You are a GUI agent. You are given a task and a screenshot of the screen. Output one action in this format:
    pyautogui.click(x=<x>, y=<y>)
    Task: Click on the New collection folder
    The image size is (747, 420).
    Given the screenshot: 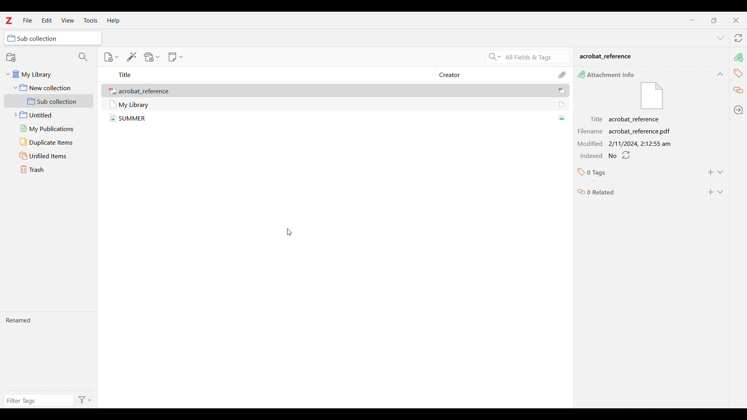 What is the action you would take?
    pyautogui.click(x=48, y=87)
    